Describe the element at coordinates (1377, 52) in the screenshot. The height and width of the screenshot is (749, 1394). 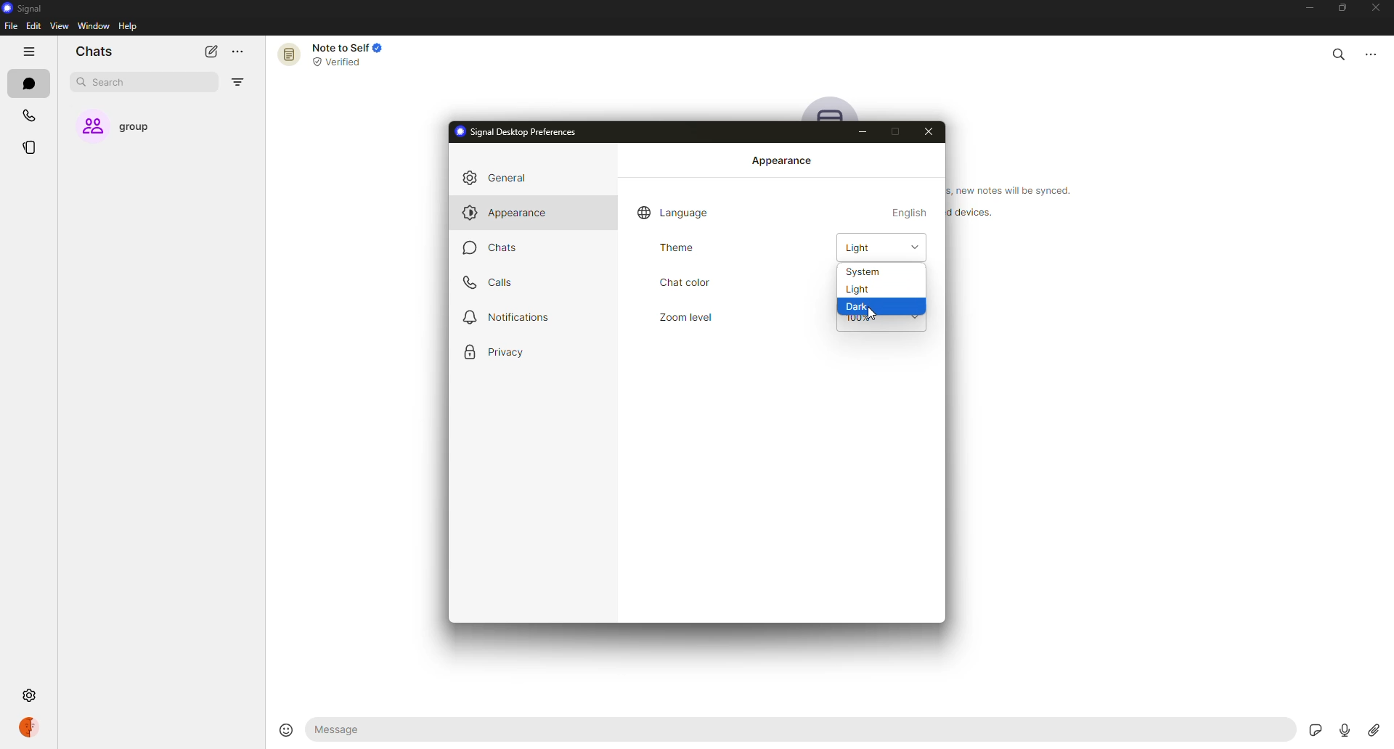
I see `more` at that location.